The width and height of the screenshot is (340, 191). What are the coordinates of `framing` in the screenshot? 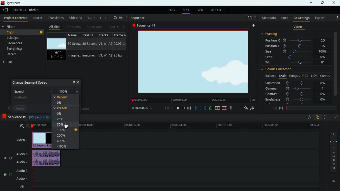 It's located at (273, 34).